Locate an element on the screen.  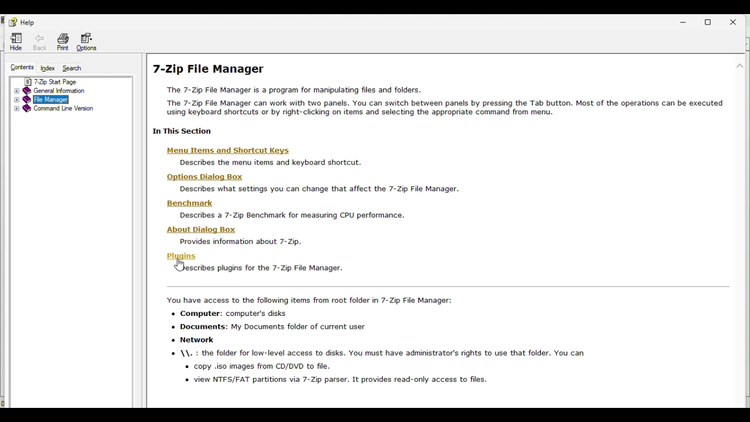
Options Dialog Box is located at coordinates (202, 177).